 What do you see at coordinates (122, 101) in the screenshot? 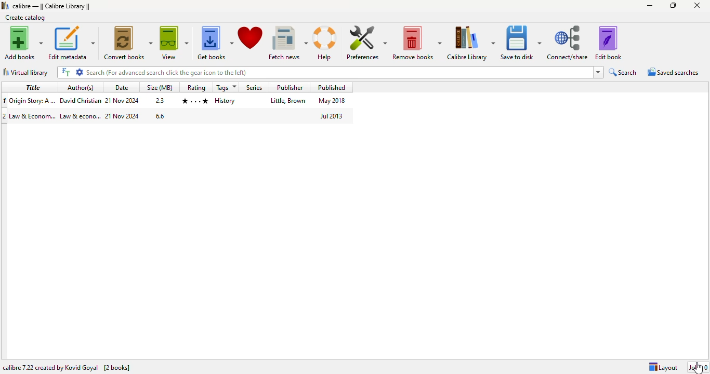
I see `date` at bounding box center [122, 101].